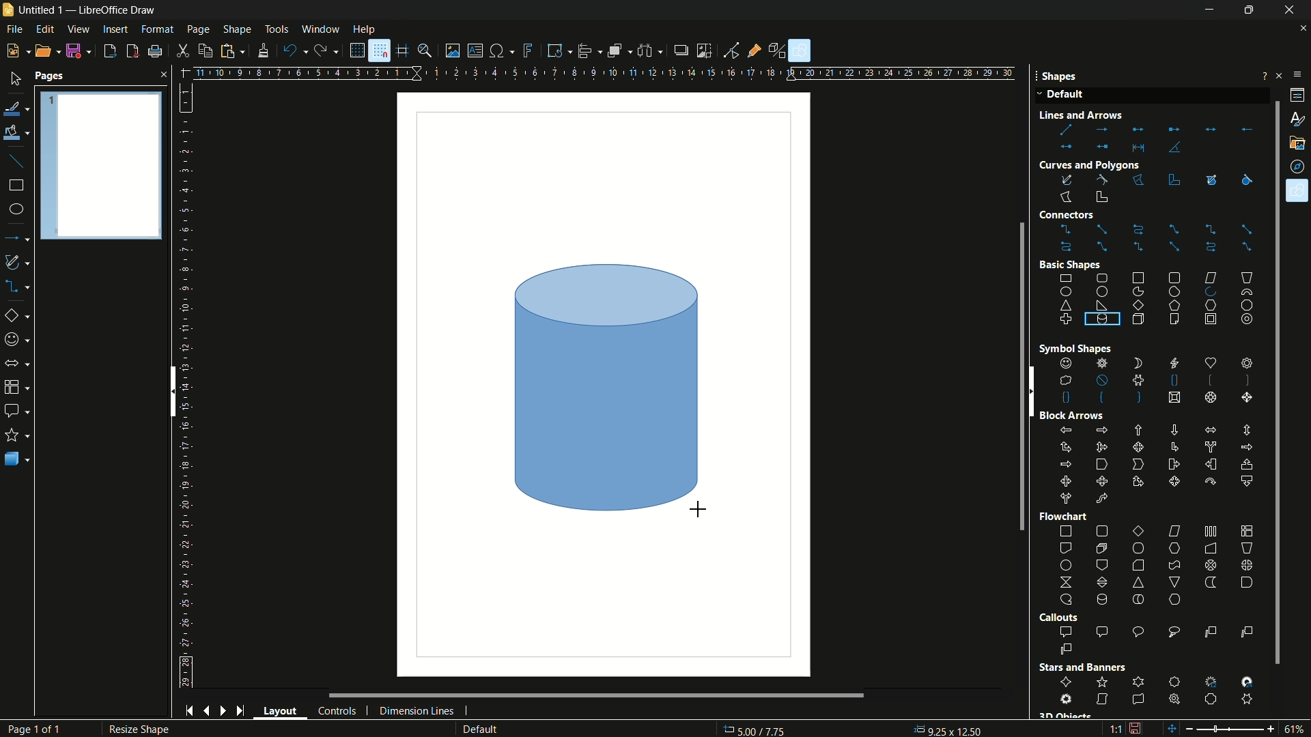 This screenshot has width=1311, height=737. I want to click on curves and polygons, so click(1088, 187).